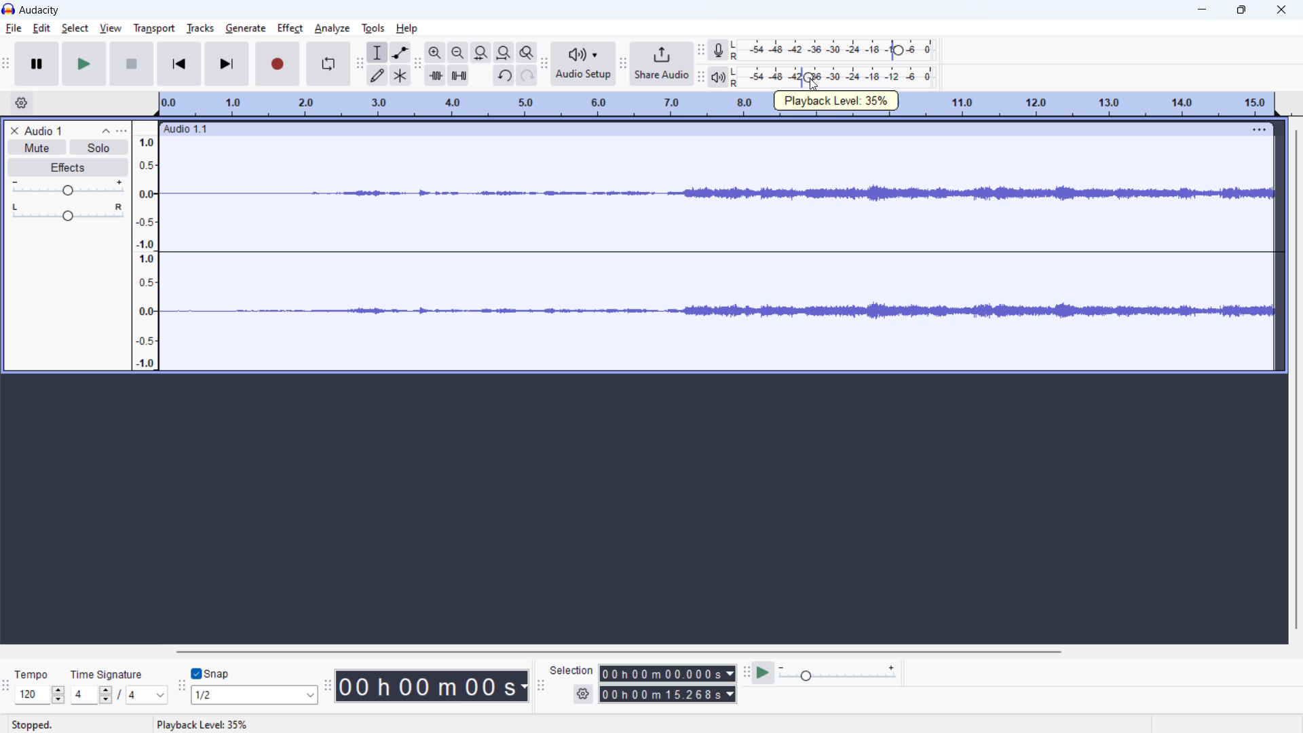 The image size is (1303, 733). What do you see at coordinates (200, 29) in the screenshot?
I see `tracks` at bounding box center [200, 29].